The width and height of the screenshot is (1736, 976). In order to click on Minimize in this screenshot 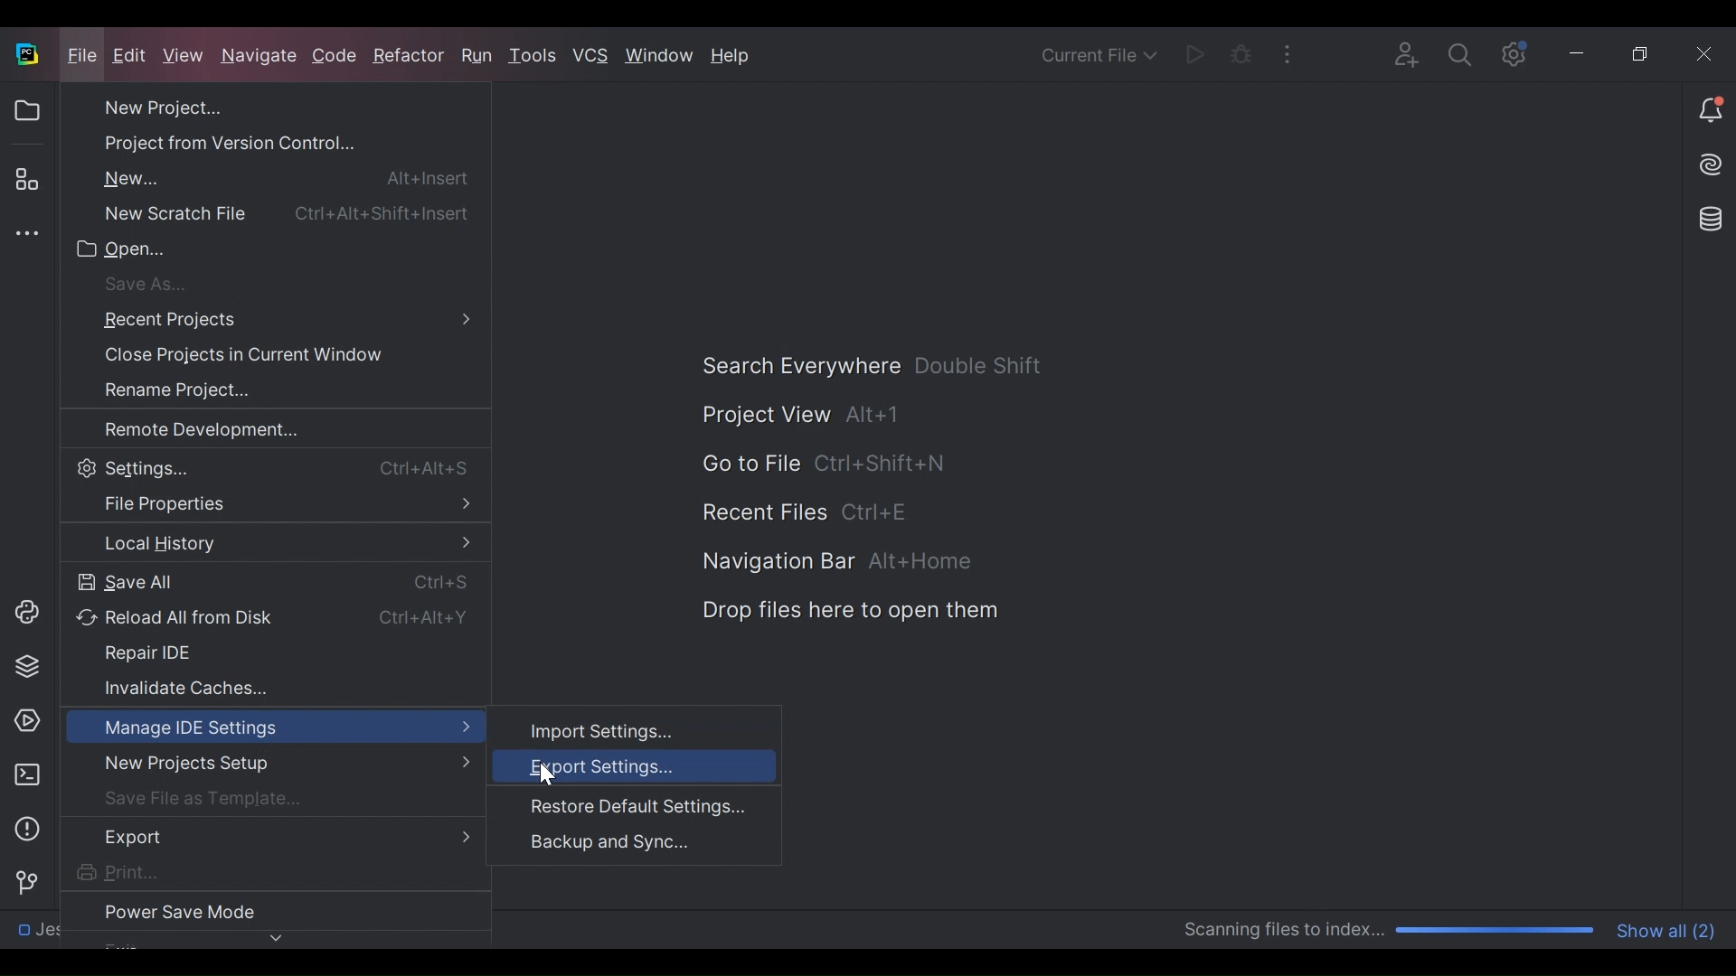, I will do `click(1575, 52)`.